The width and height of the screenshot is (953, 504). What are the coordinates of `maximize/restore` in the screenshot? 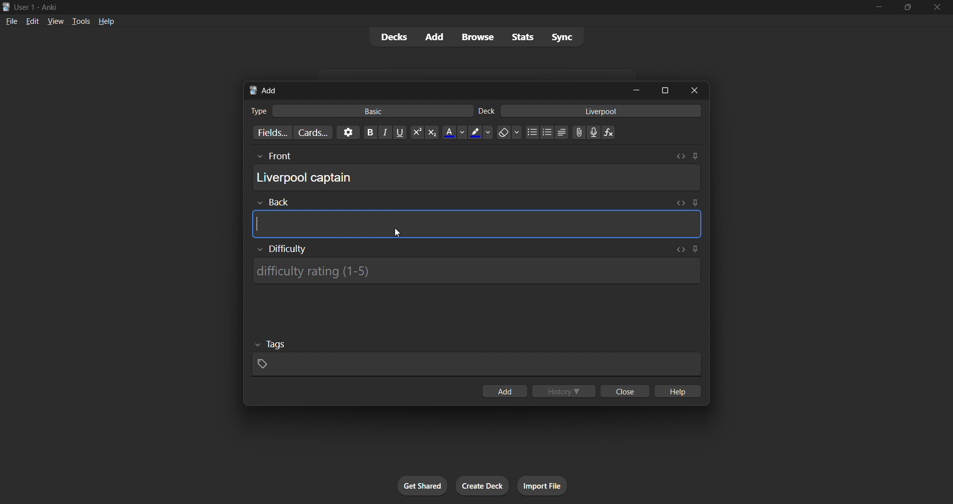 It's located at (908, 7).